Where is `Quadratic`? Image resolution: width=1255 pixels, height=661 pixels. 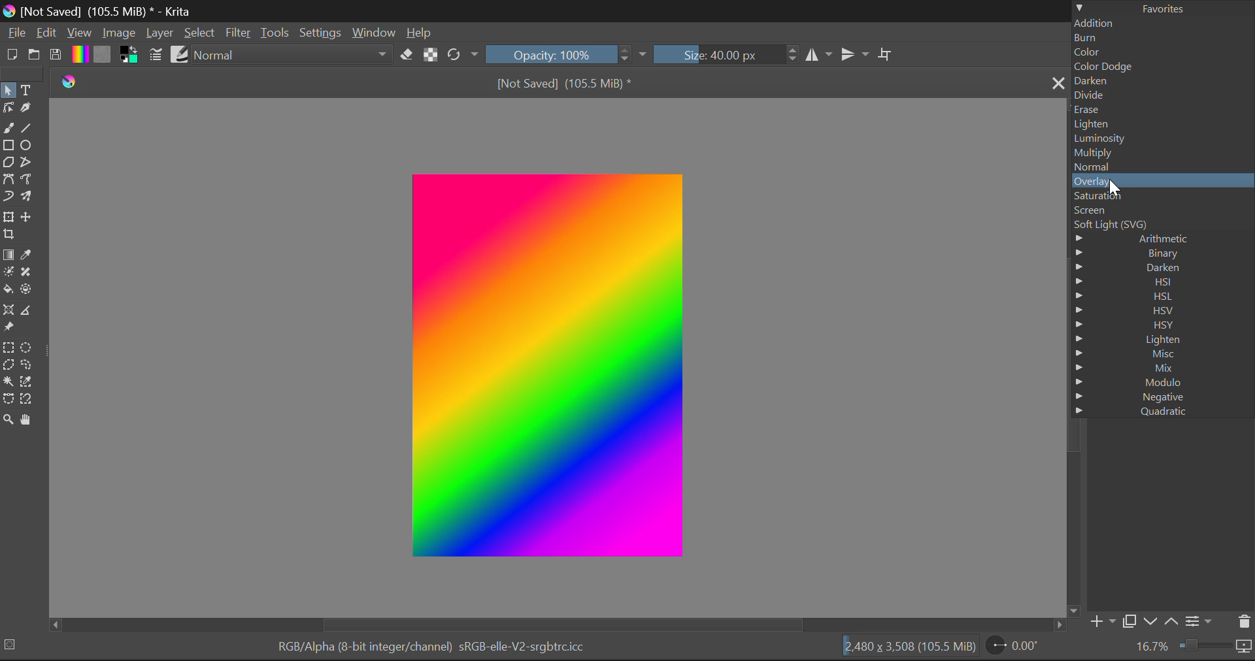
Quadratic is located at coordinates (1160, 411).